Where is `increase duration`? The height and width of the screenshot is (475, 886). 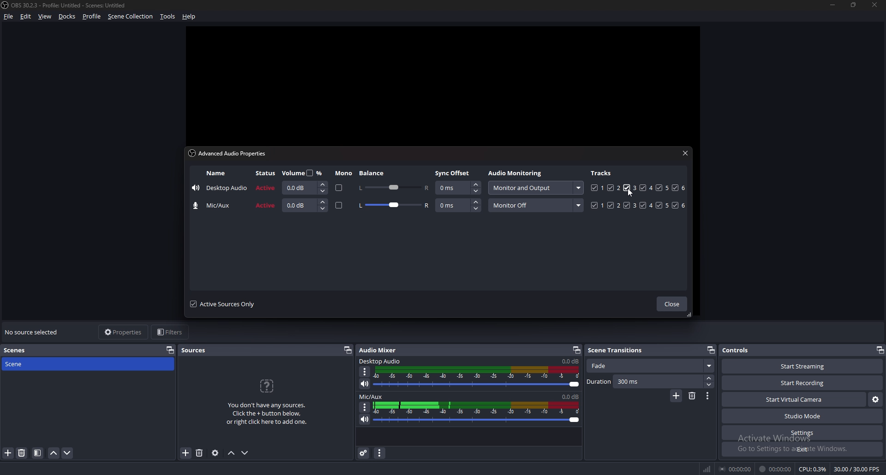 increase duration is located at coordinates (709, 378).